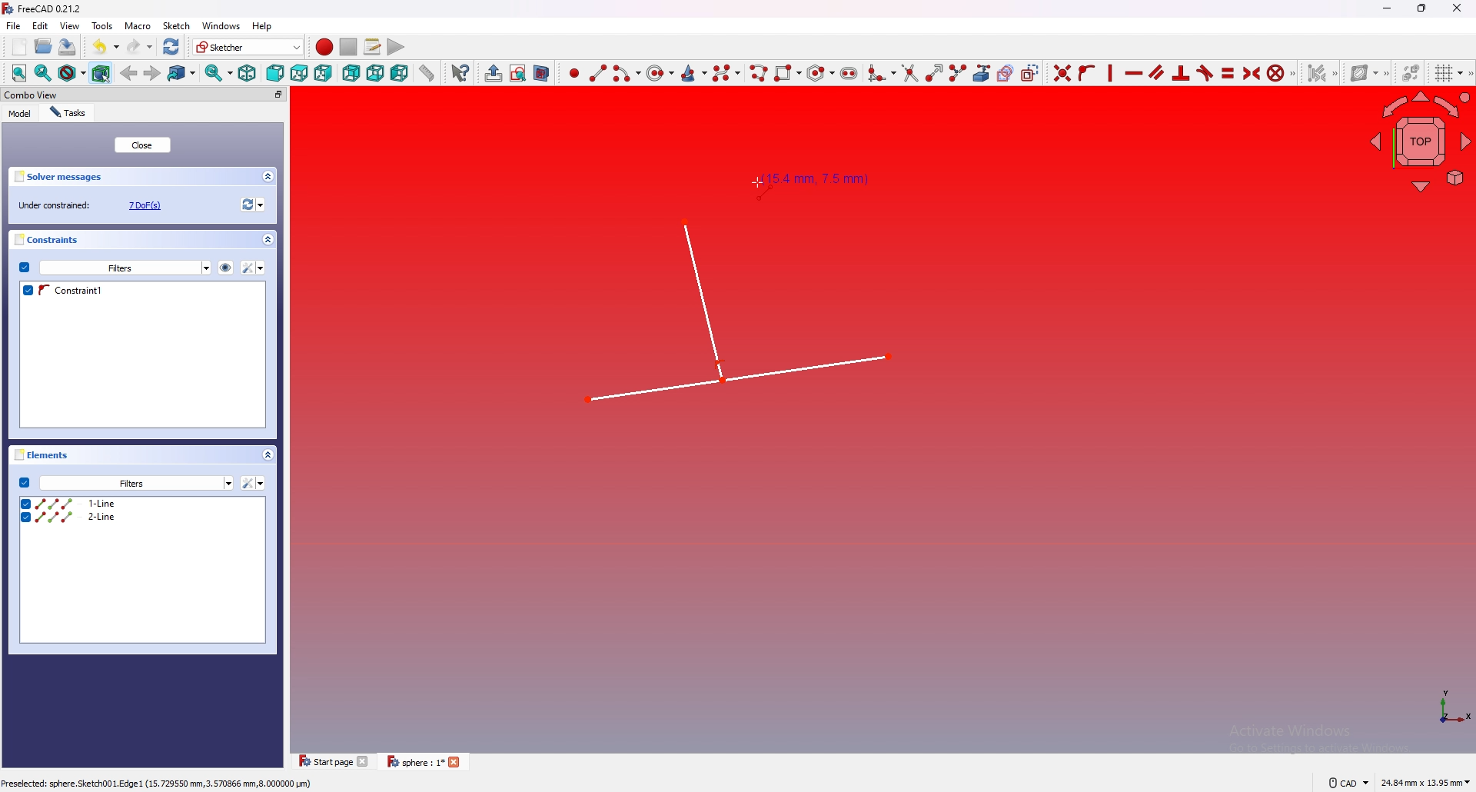 The height and width of the screenshot is (792, 1476). I want to click on Constrain perpendicular, so click(1179, 73).